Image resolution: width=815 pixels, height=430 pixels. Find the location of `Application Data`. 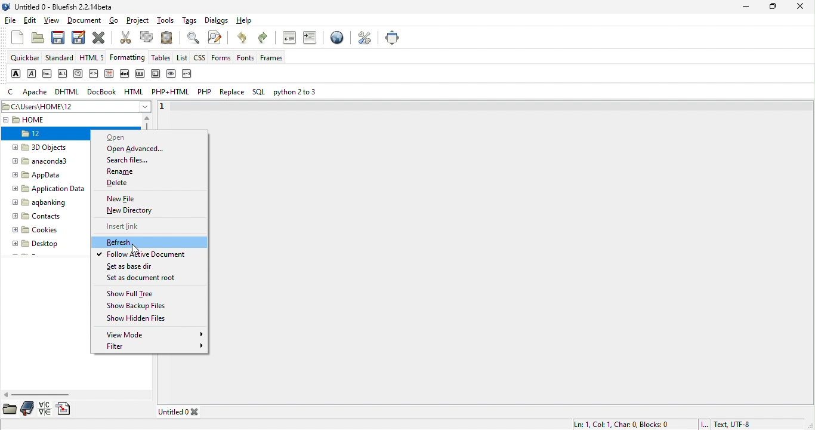

Application Data is located at coordinates (48, 191).